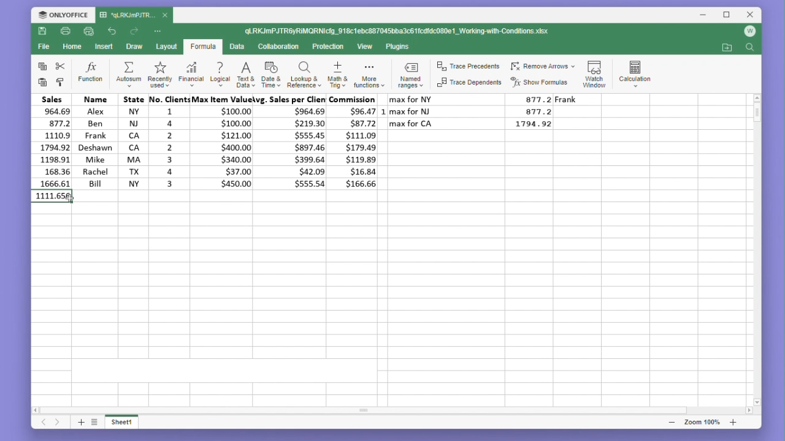  I want to click on Find, so click(749, 49).